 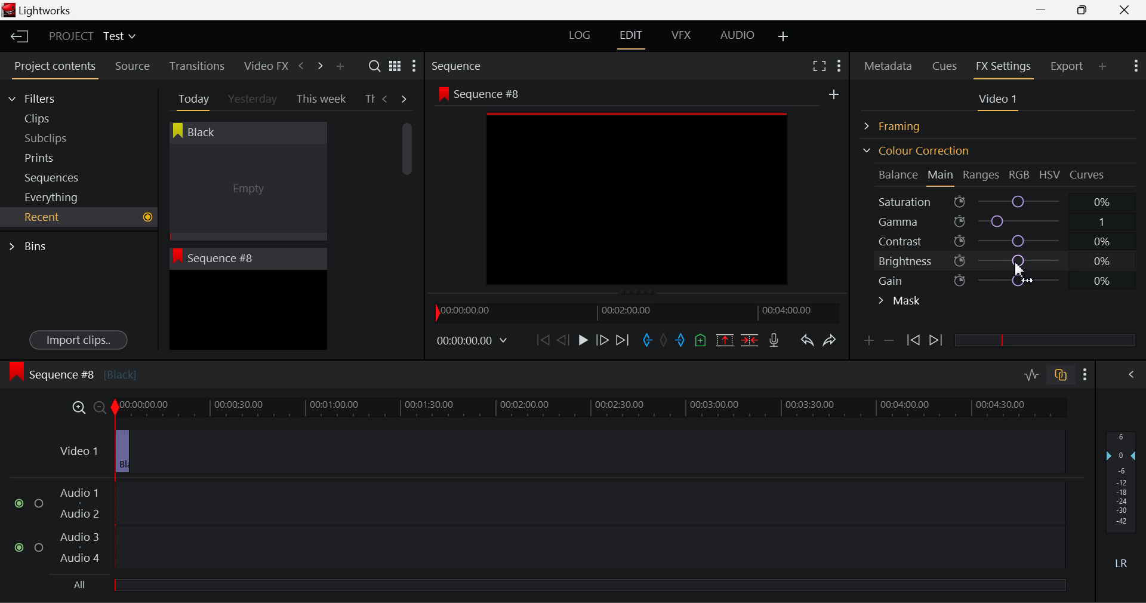 I want to click on Brightness, so click(x=1000, y=259).